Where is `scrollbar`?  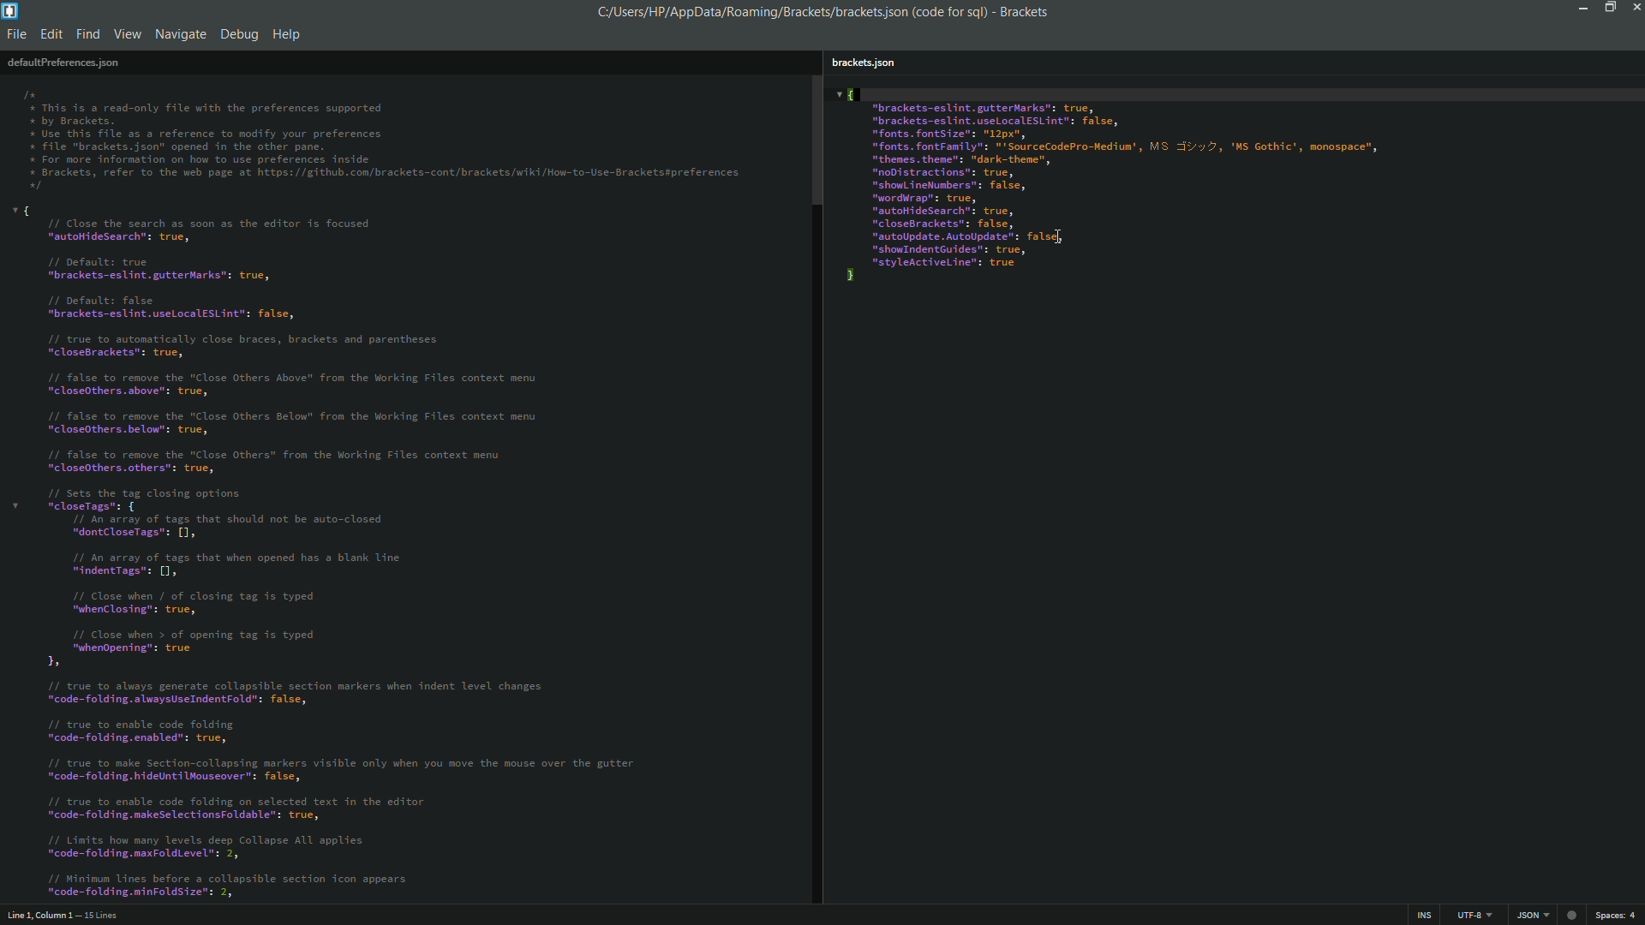
scrollbar is located at coordinates (814, 140).